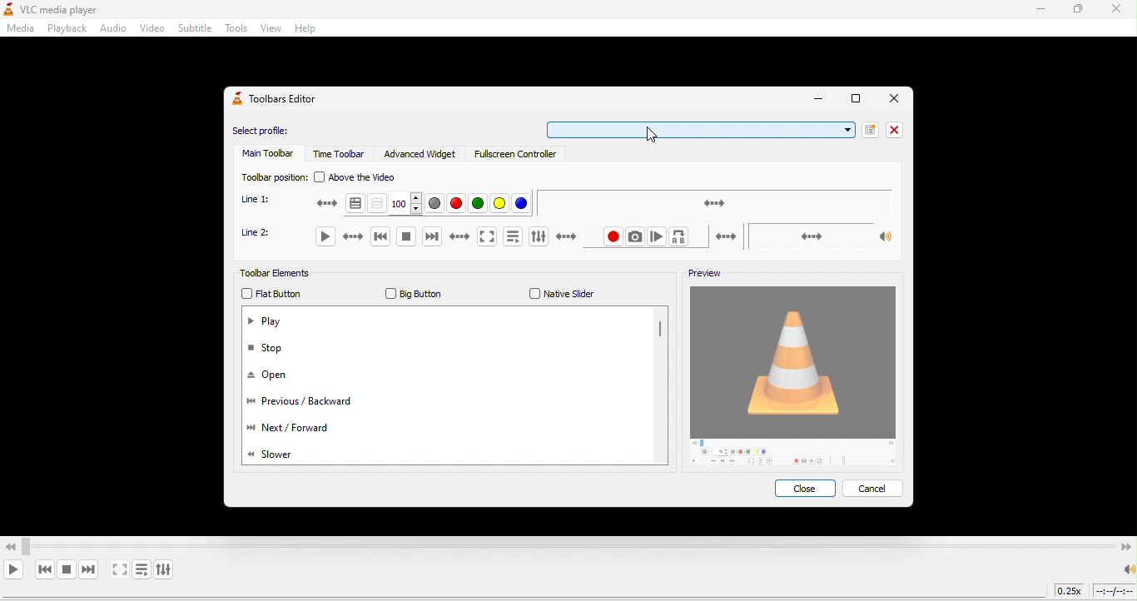  I want to click on stop playback, so click(66, 569).